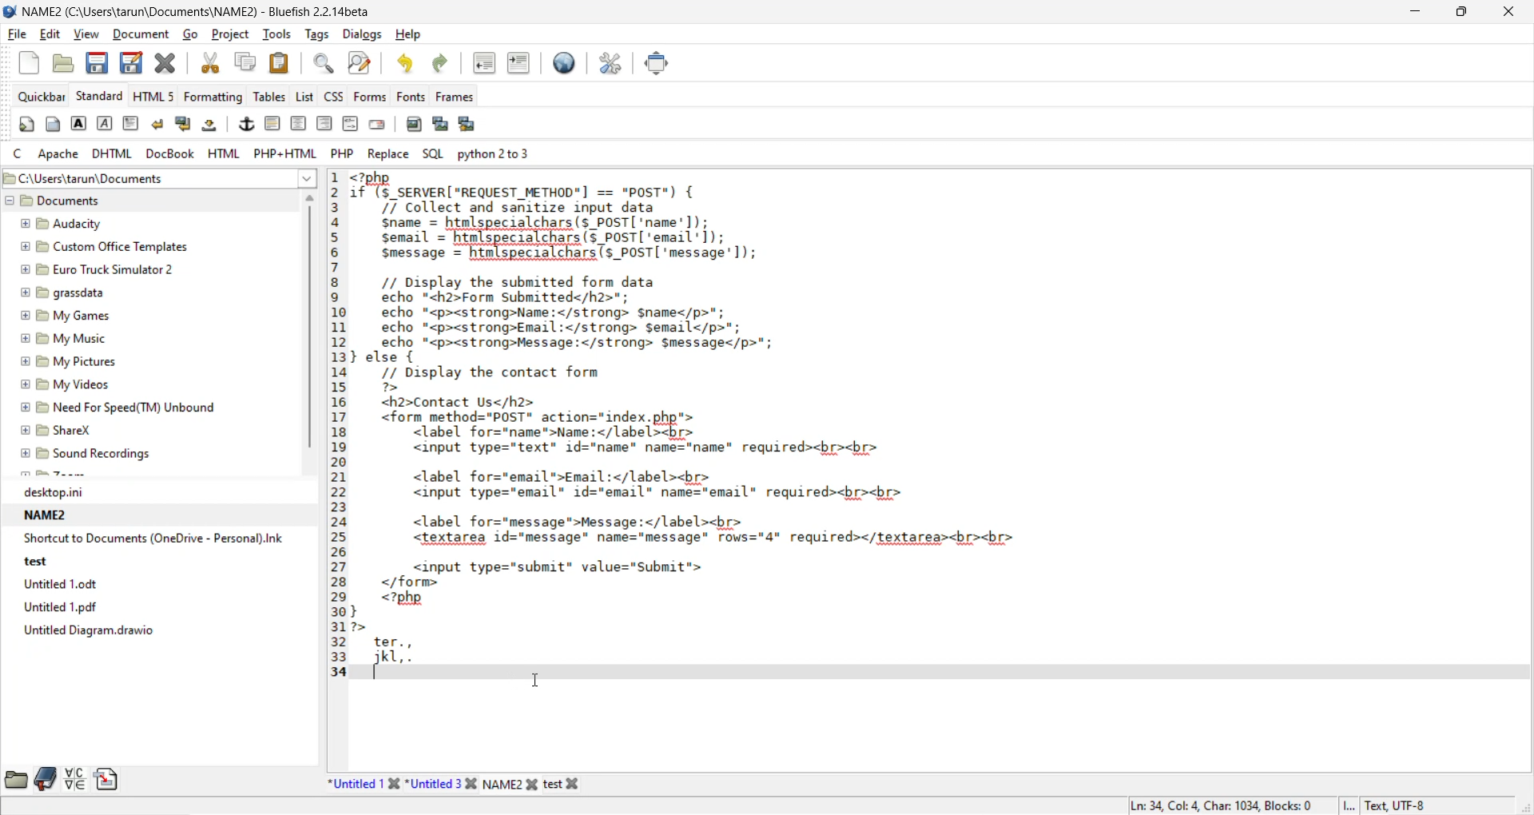  What do you see at coordinates (78, 583) in the screenshot?
I see `Untitled 1.0dt` at bounding box center [78, 583].